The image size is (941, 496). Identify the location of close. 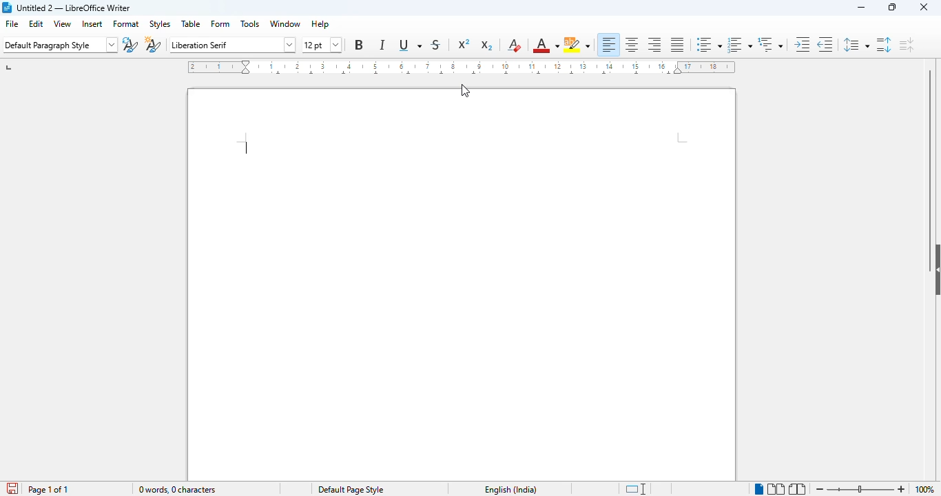
(923, 7).